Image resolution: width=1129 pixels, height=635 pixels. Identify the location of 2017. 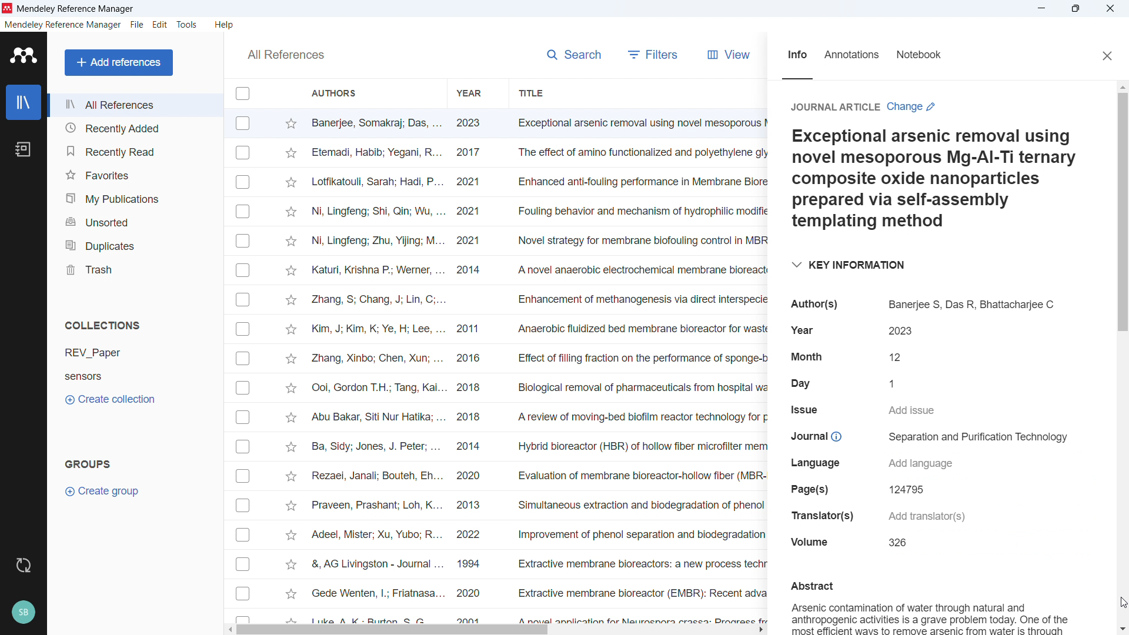
(473, 153).